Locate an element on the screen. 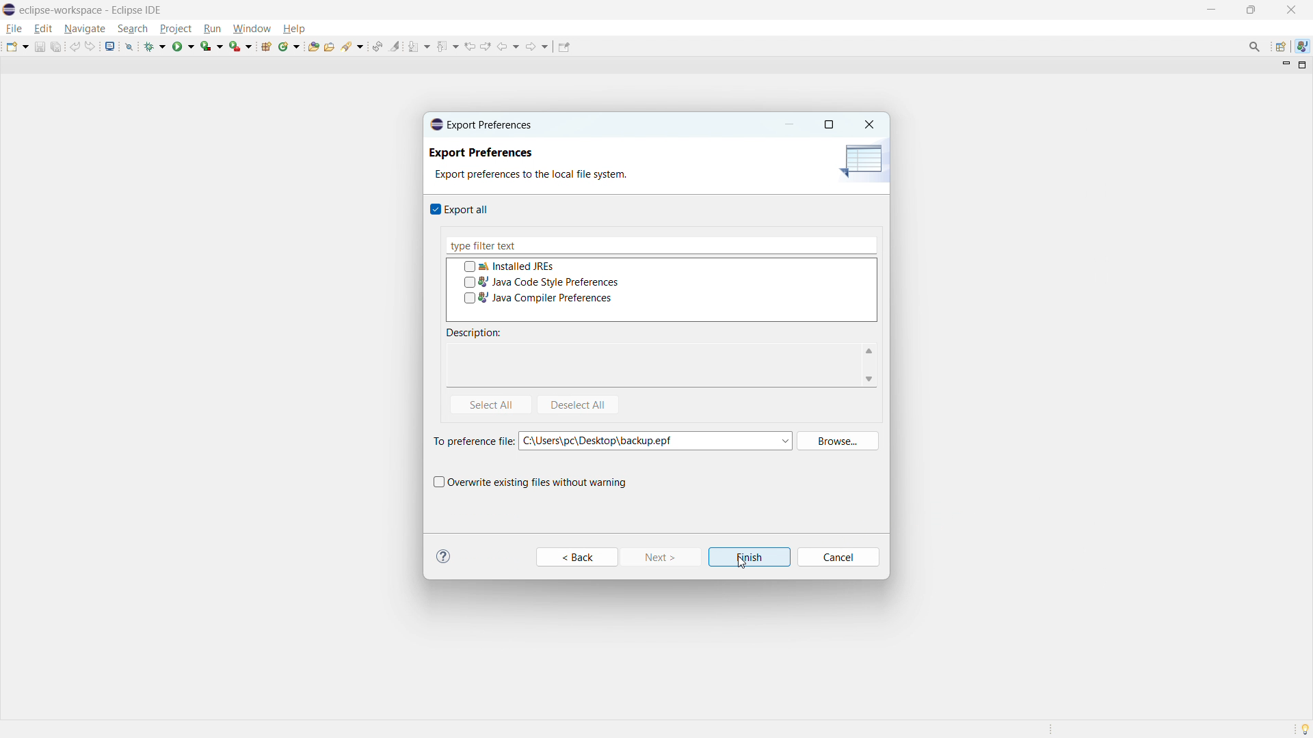 The height and width of the screenshot is (738, 1313). Export Preferences is located at coordinates (494, 121).